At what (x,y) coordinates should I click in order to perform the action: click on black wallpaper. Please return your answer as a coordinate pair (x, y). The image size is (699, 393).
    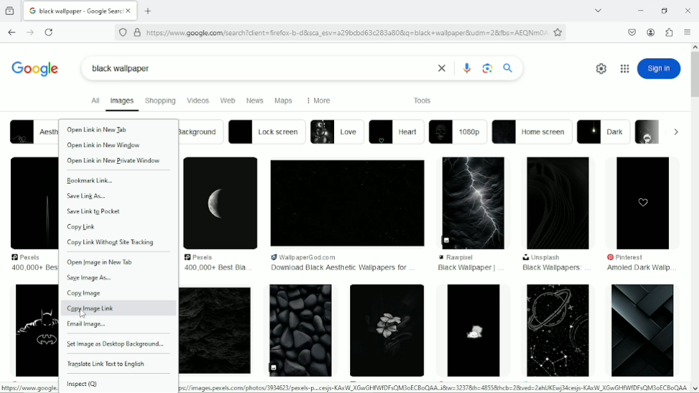
    Looking at the image, I should click on (122, 68).